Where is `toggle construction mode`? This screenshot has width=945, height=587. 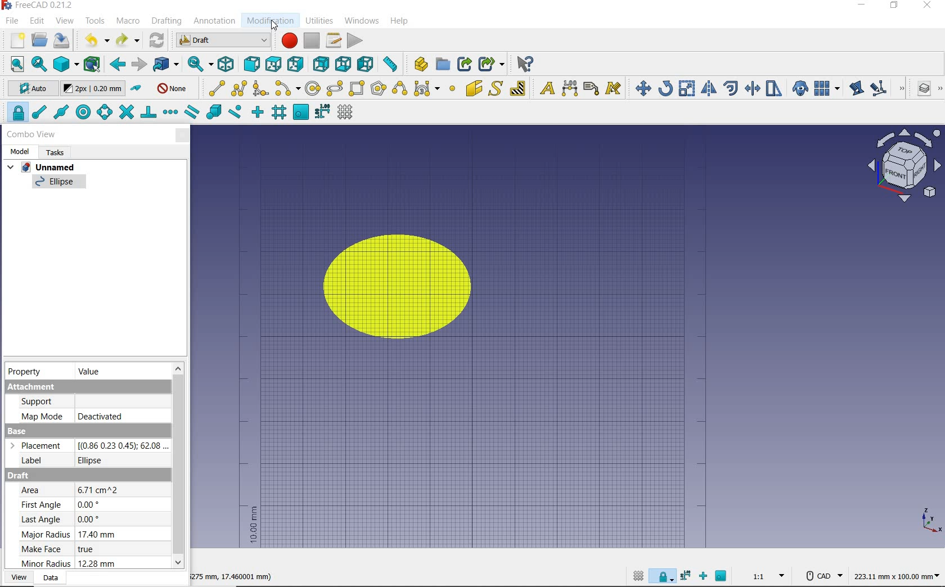 toggle construction mode is located at coordinates (136, 88).